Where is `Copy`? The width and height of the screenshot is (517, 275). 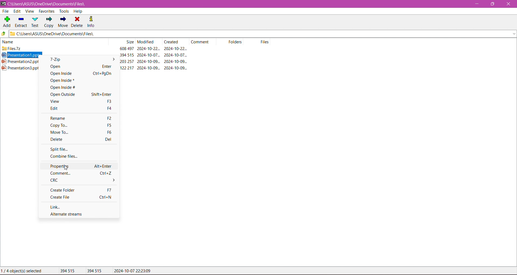 Copy is located at coordinates (49, 22).